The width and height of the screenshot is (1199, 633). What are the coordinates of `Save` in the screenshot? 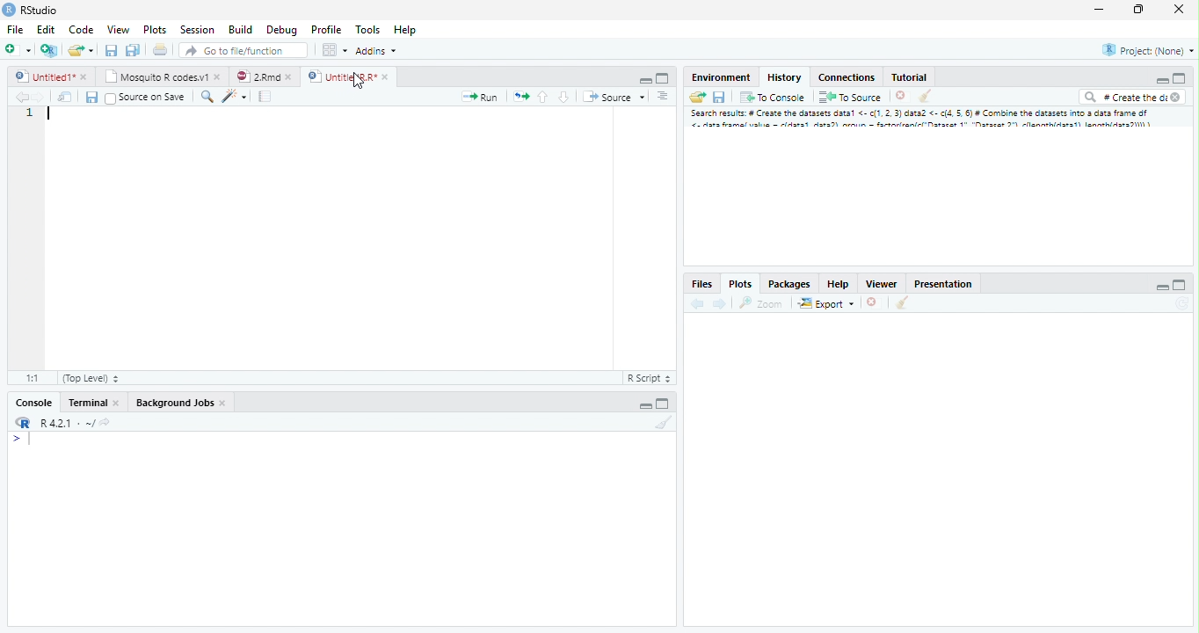 It's located at (91, 98).